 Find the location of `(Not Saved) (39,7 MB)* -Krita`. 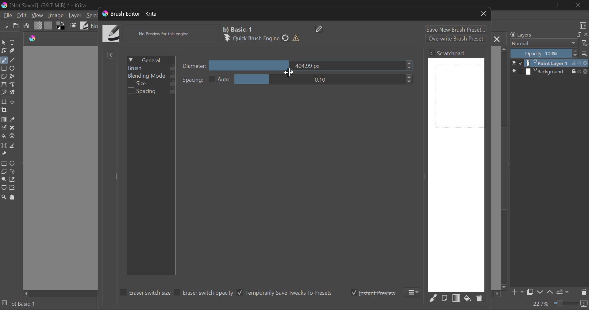

(Not Saved) (39,7 MB)* -Krita is located at coordinates (44, 5).